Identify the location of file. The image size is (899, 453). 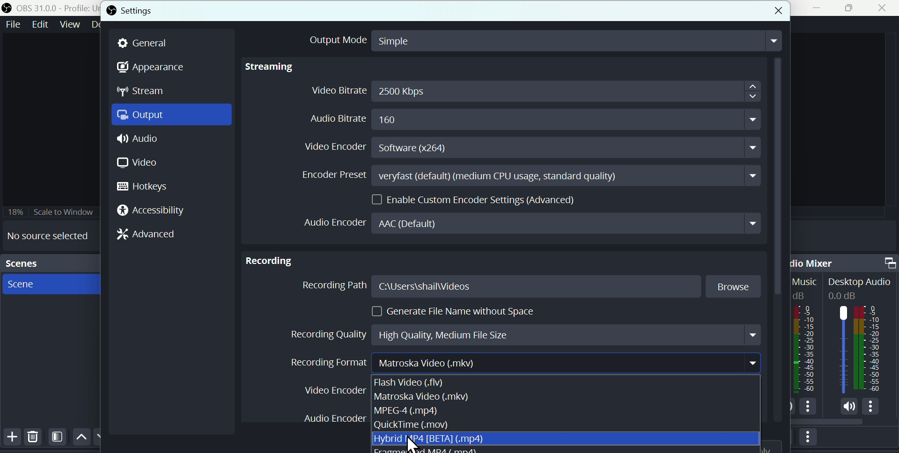
(12, 27).